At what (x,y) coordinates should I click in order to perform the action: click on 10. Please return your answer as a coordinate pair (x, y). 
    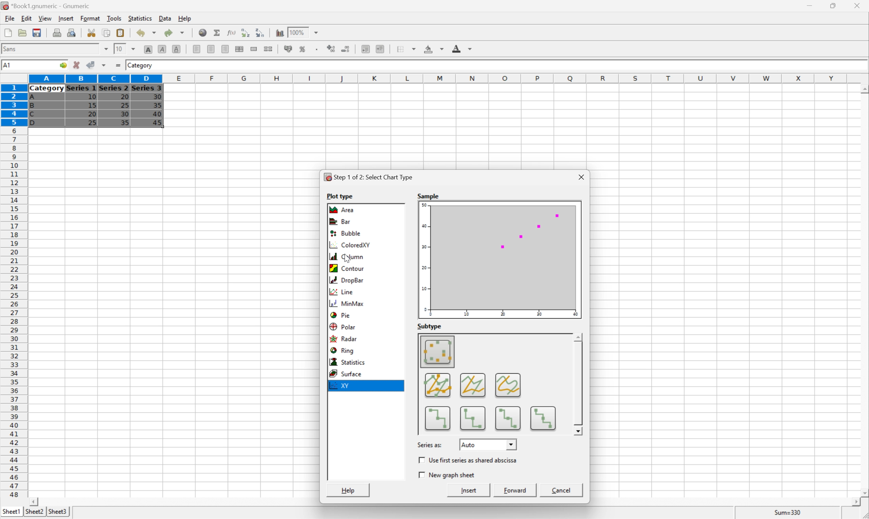
    Looking at the image, I should click on (120, 49).